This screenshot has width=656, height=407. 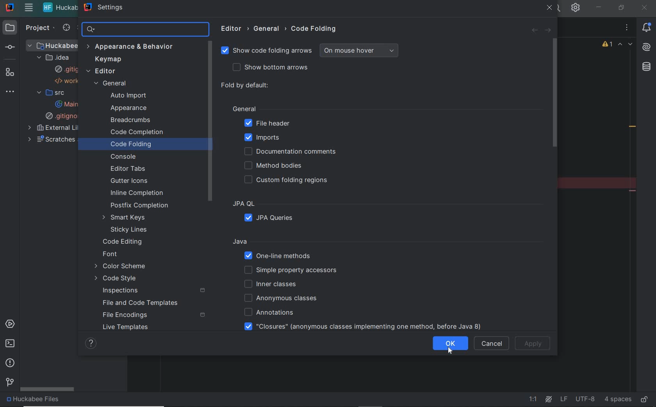 What do you see at coordinates (127, 315) in the screenshot?
I see `file encodings` at bounding box center [127, 315].